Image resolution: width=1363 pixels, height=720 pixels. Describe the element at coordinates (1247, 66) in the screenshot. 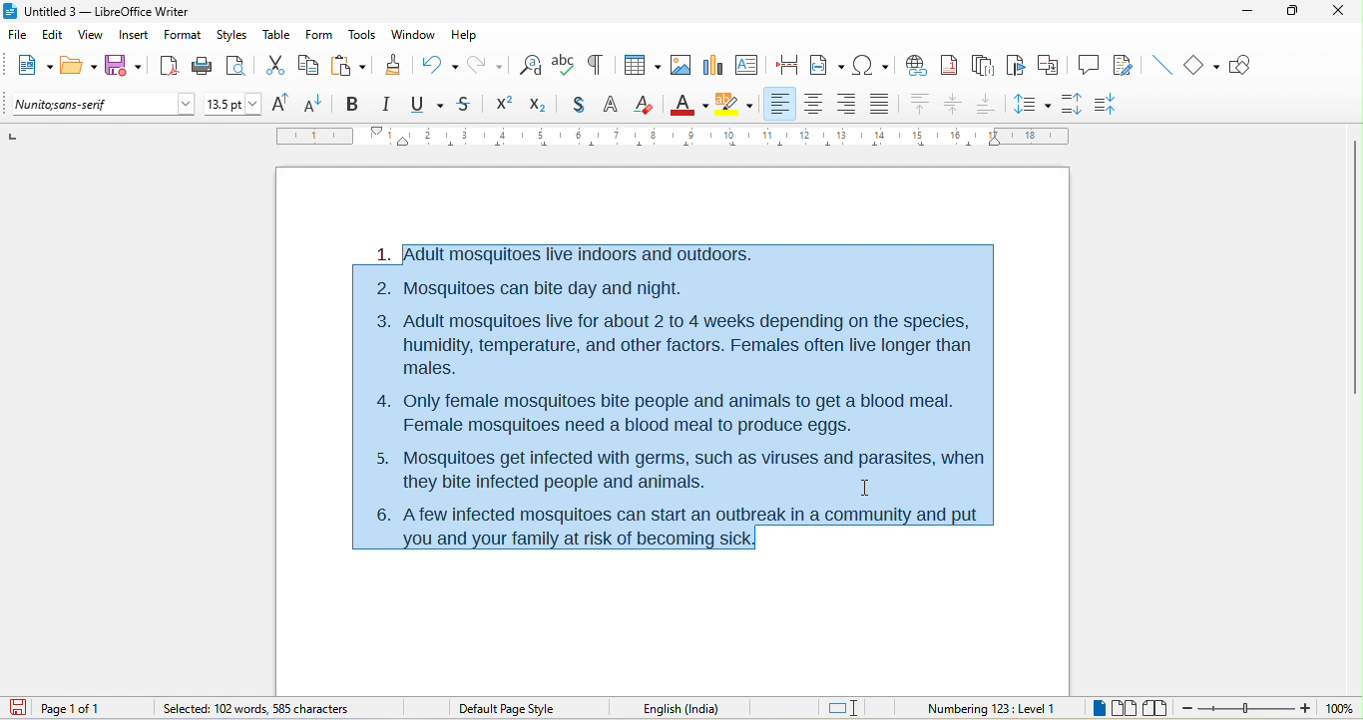

I see `show draw function` at that location.